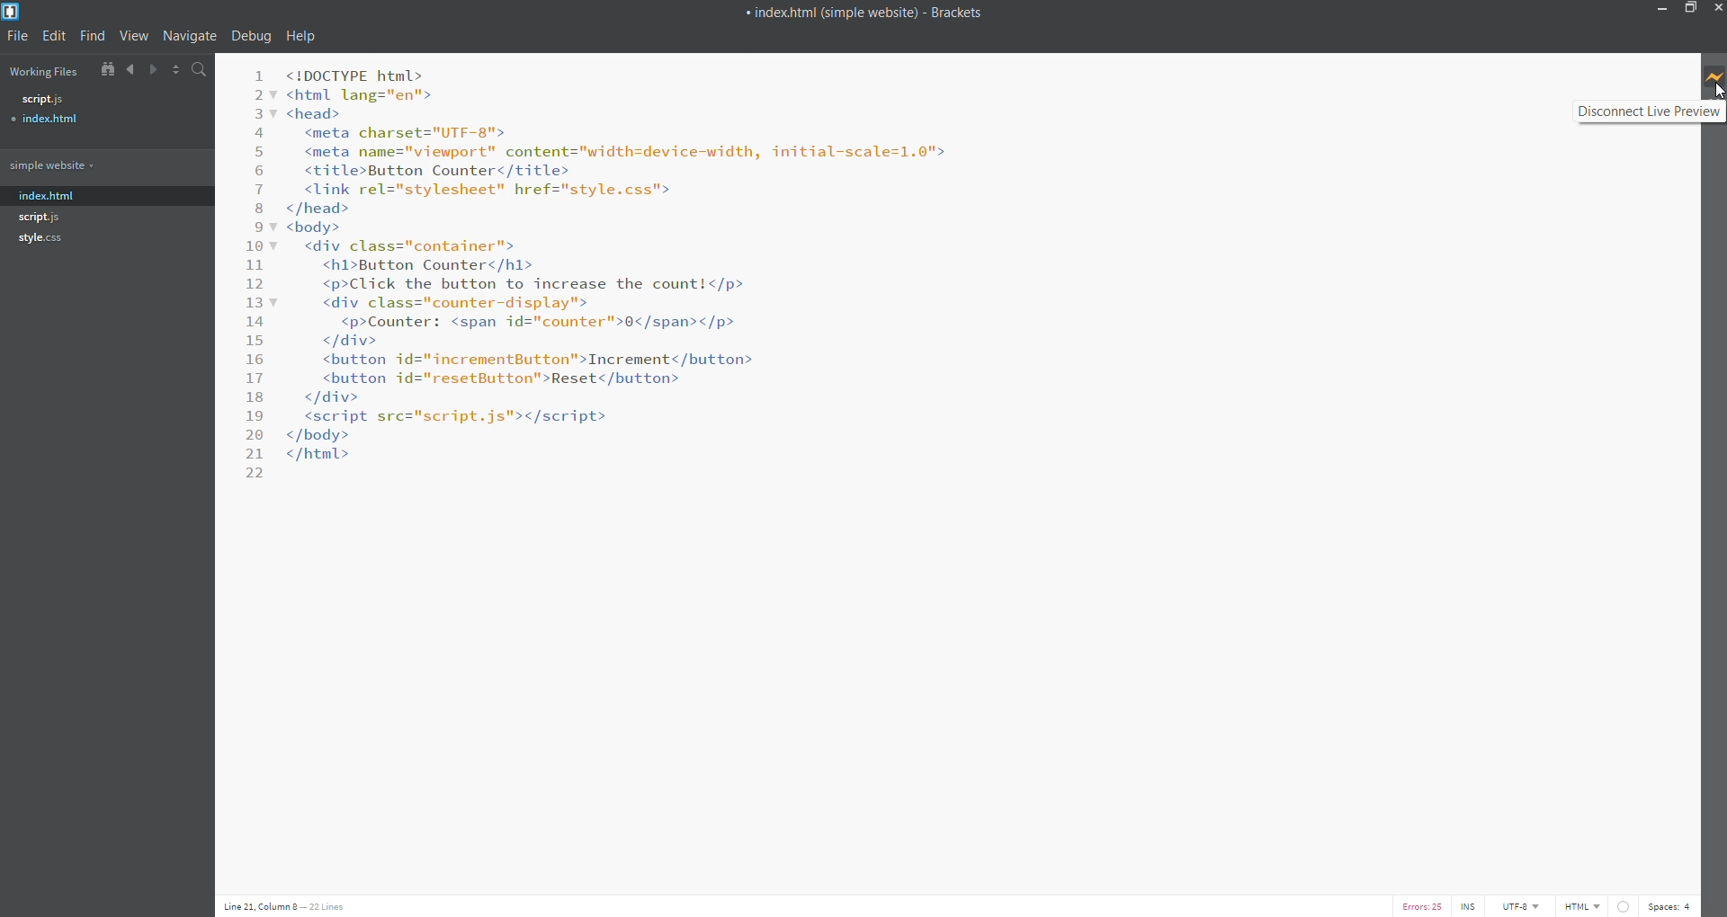 This screenshot has height=917, width=1727. I want to click on cursor position, so click(301, 906).